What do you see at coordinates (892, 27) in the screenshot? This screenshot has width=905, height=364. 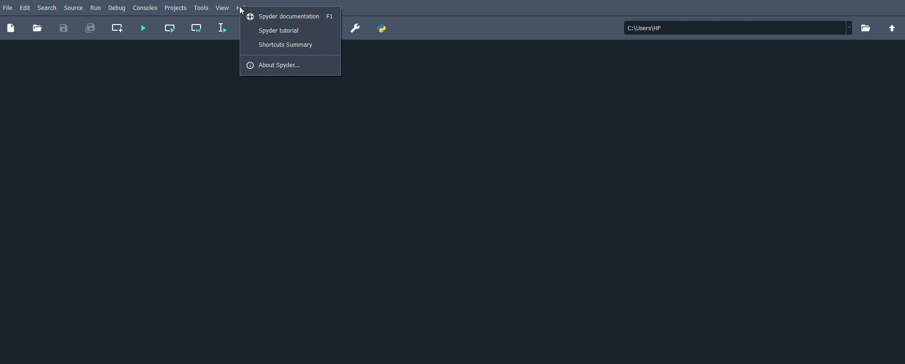 I see `Change to parent directory` at bounding box center [892, 27].